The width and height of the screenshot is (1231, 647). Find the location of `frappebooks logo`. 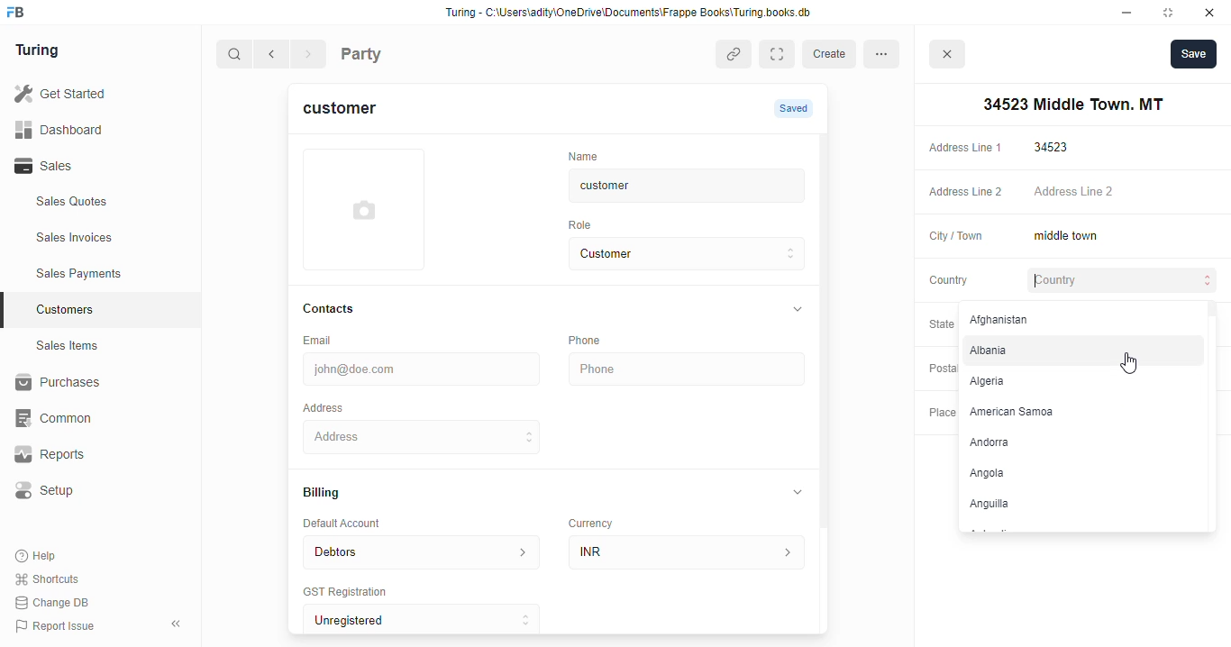

frappebooks logo is located at coordinates (21, 14).